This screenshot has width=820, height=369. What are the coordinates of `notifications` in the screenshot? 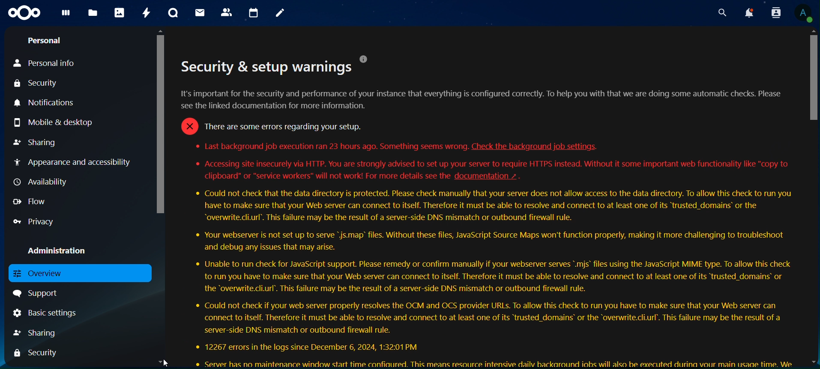 It's located at (749, 13).